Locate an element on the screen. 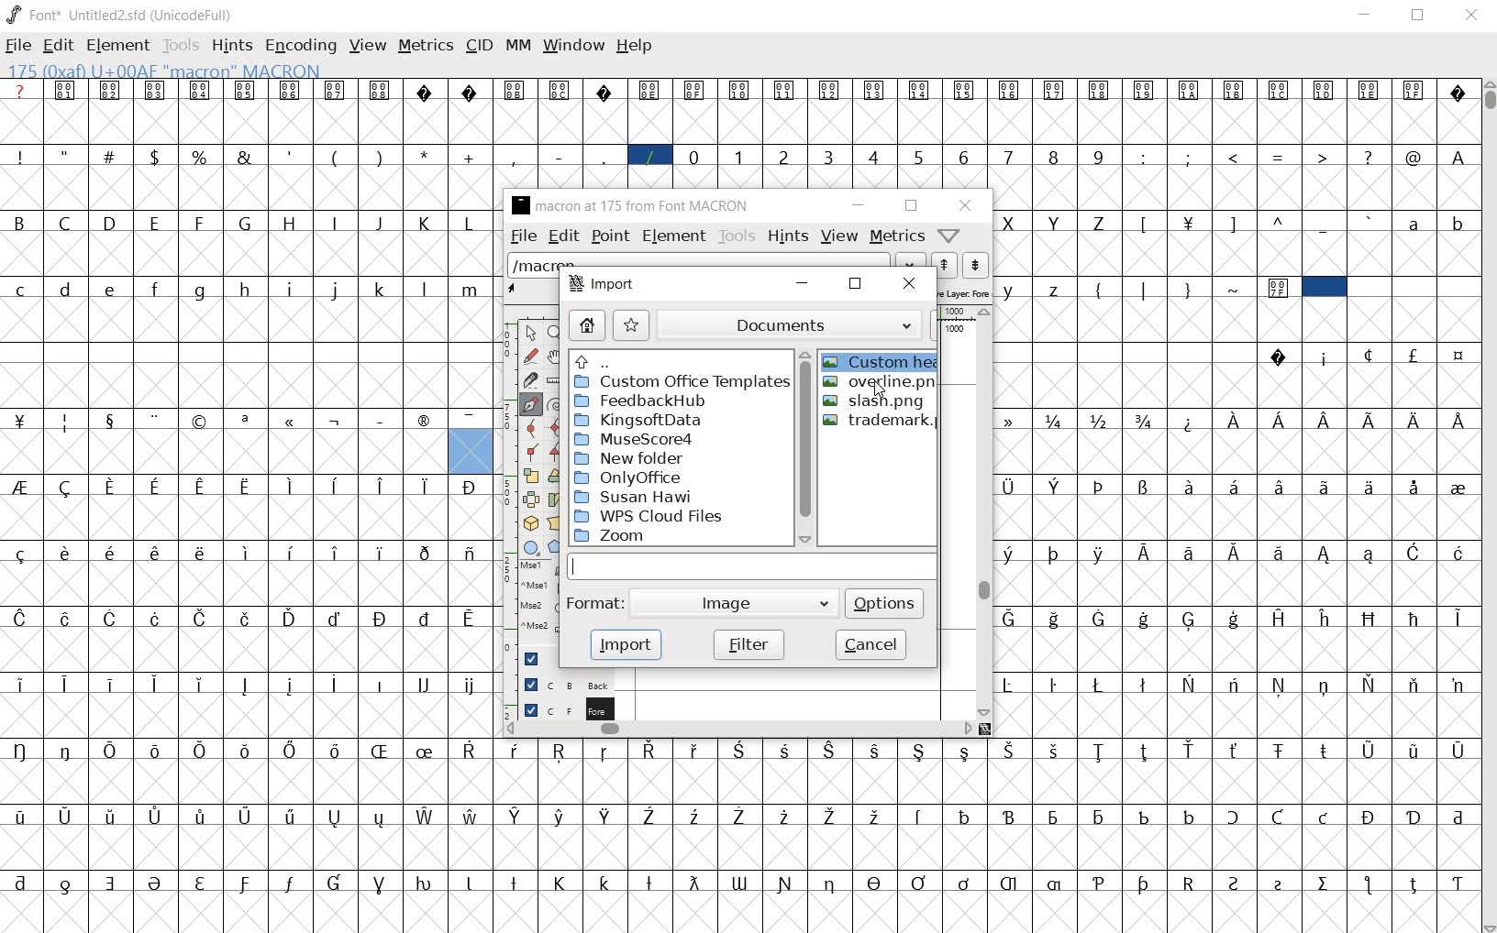 The width and height of the screenshot is (1497, 933). Symbol is located at coordinates (112, 91).